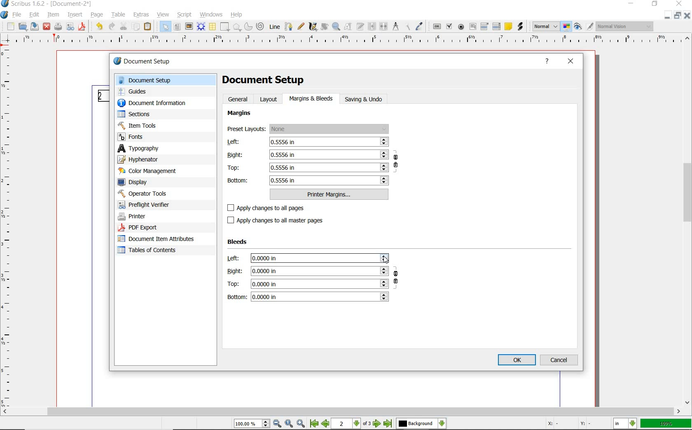  What do you see at coordinates (461, 27) in the screenshot?
I see `pdf radio button` at bounding box center [461, 27].